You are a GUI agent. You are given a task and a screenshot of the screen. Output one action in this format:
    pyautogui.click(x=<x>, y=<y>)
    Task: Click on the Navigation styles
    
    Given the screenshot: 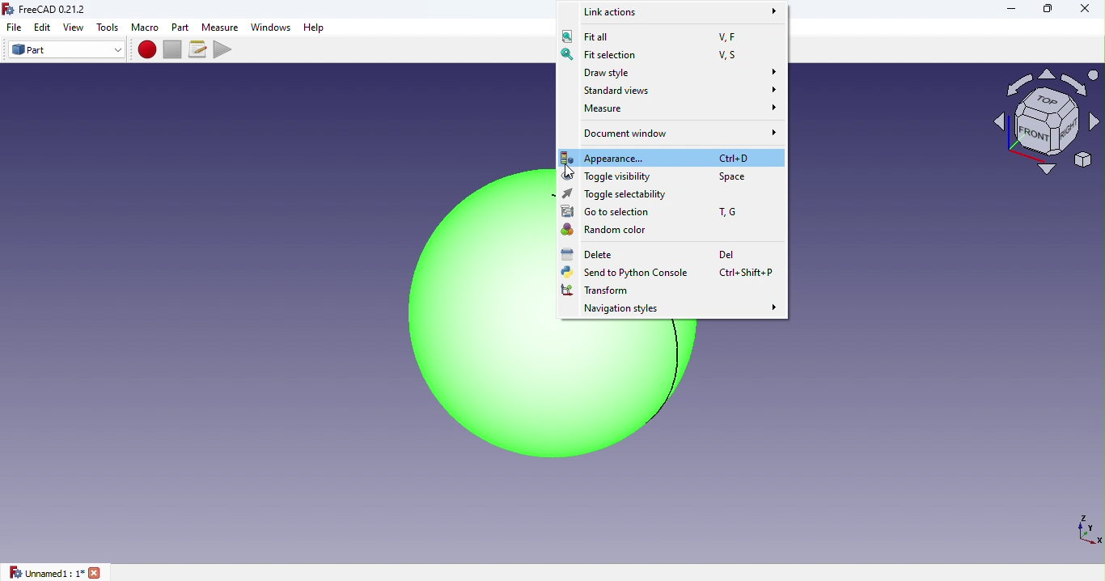 What is the action you would take?
    pyautogui.click(x=677, y=310)
    